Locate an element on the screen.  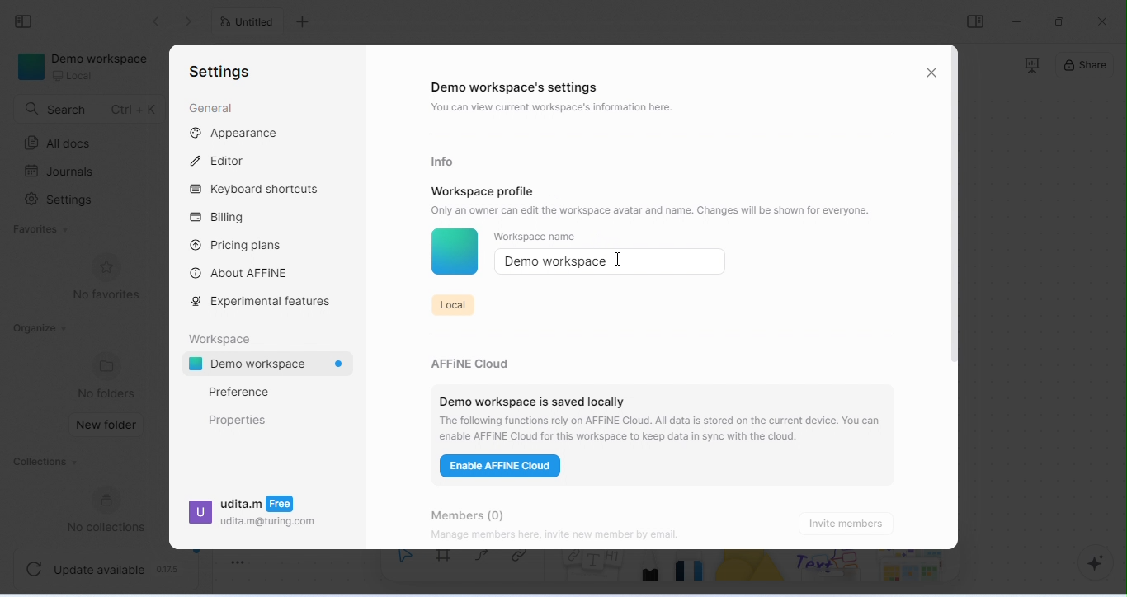
all docs is located at coordinates (62, 143).